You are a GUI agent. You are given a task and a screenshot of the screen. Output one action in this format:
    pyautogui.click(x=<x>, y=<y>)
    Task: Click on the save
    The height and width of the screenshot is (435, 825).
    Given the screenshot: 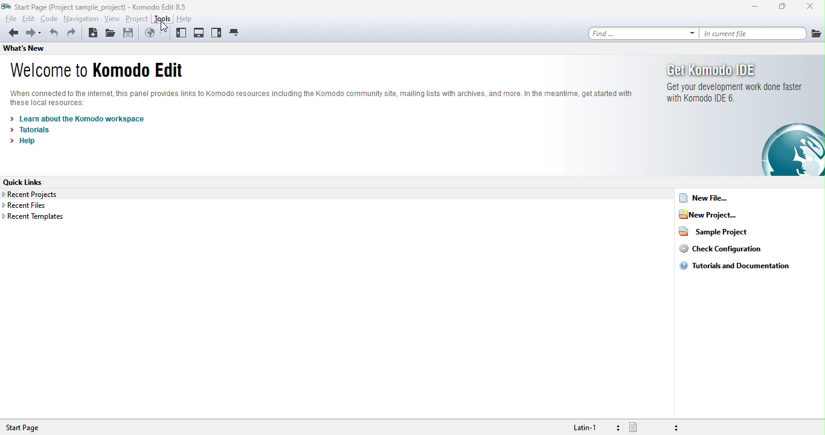 What is the action you would take?
    pyautogui.click(x=133, y=34)
    